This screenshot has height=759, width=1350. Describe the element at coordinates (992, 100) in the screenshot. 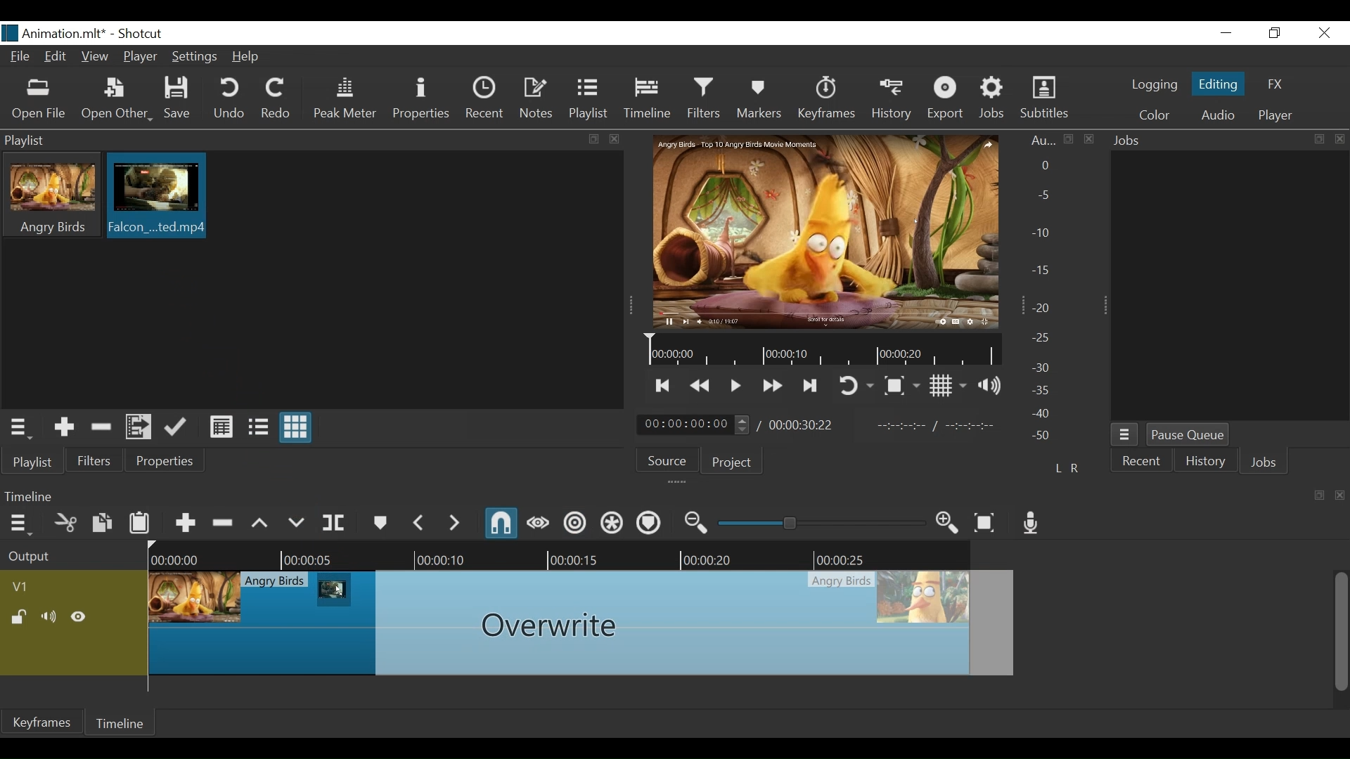

I see `Jobs` at that location.